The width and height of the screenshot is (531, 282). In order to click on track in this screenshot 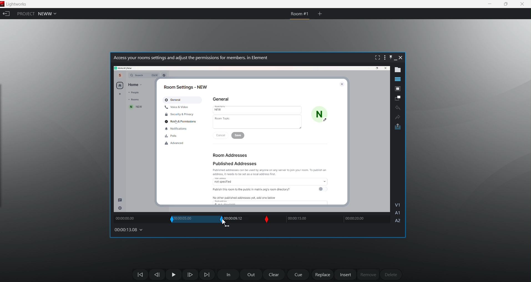, I will do `click(331, 220)`.